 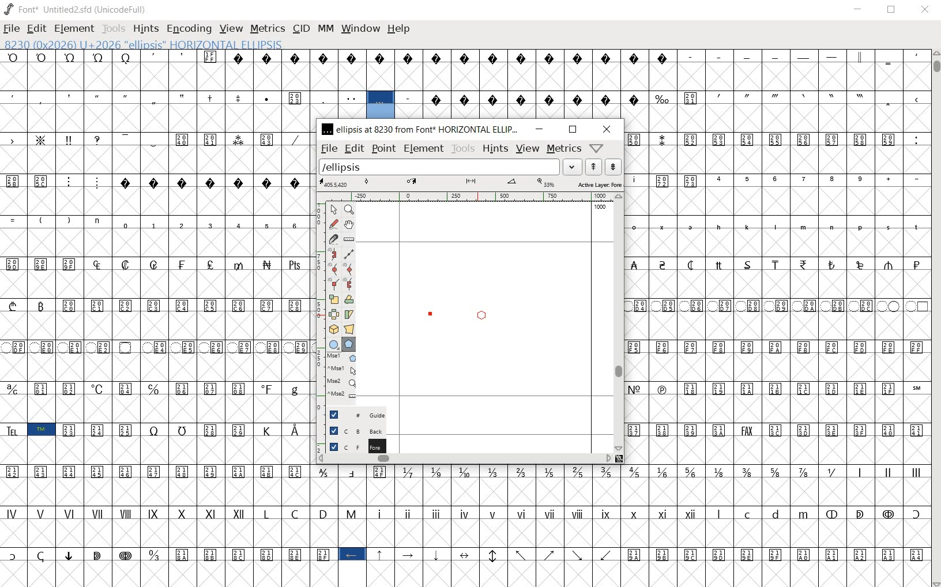 What do you see at coordinates (352, 430) in the screenshot?
I see `background` at bounding box center [352, 430].